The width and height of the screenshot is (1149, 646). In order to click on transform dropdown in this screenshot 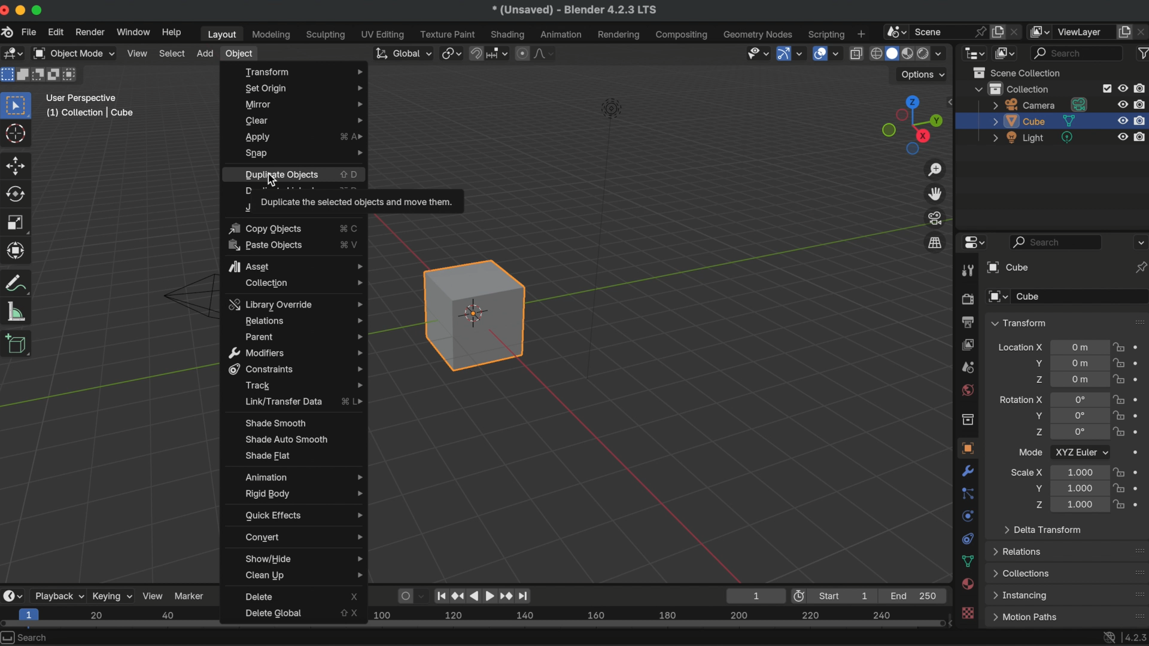, I will do `click(1019, 323)`.